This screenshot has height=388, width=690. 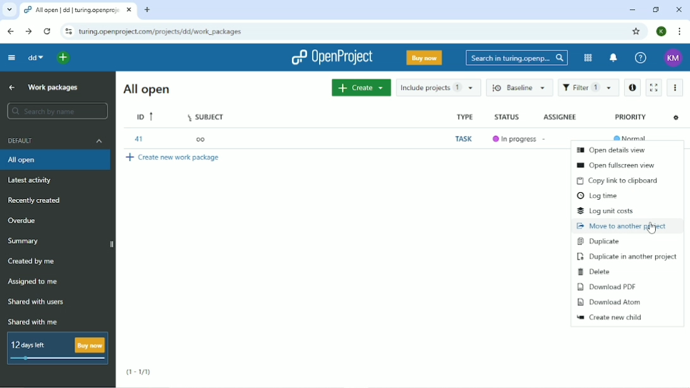 What do you see at coordinates (361, 88) in the screenshot?
I see `Create` at bounding box center [361, 88].